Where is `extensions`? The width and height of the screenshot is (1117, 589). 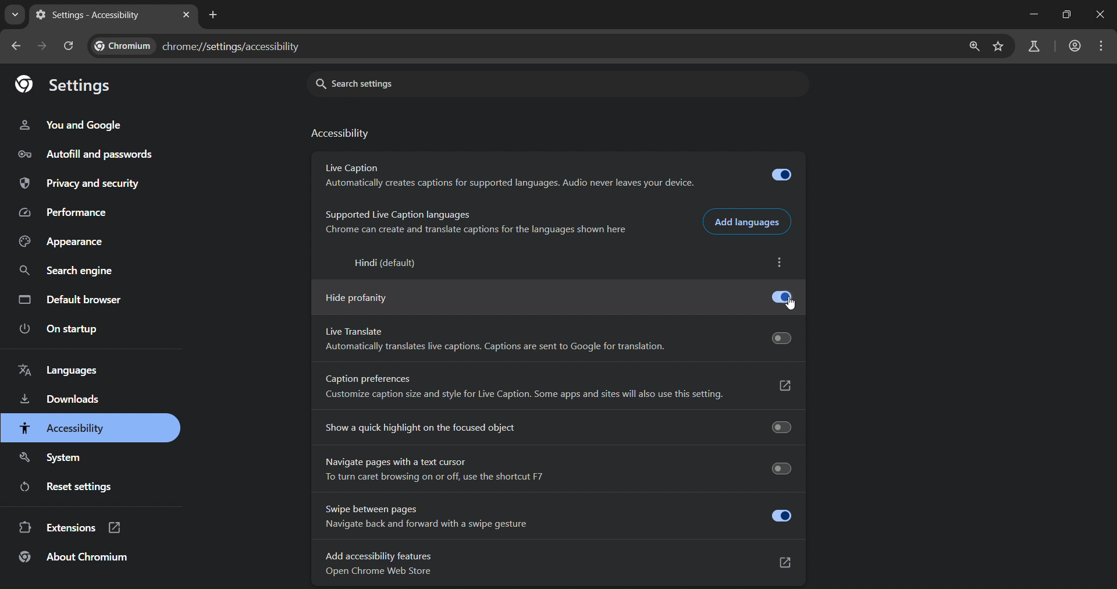
extensions is located at coordinates (69, 528).